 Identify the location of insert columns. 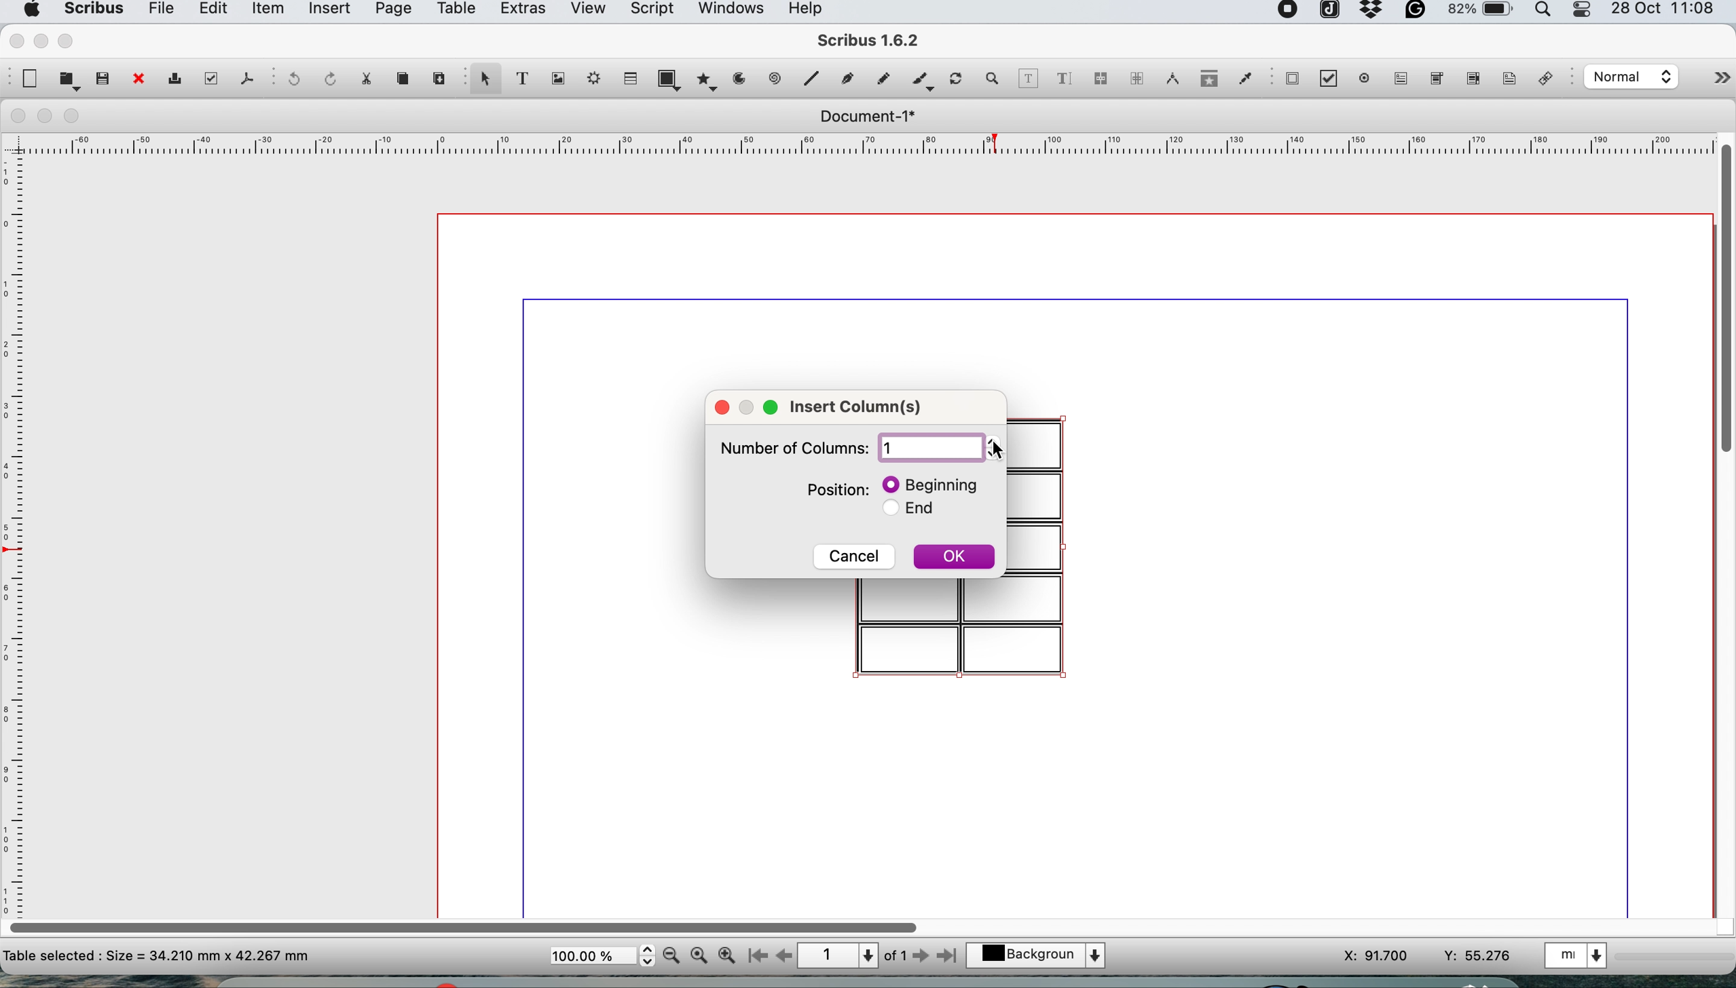
(855, 406).